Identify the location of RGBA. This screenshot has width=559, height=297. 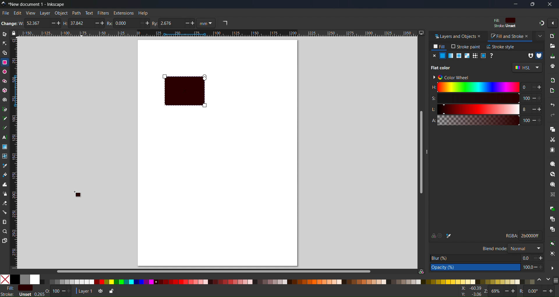
(531, 236).